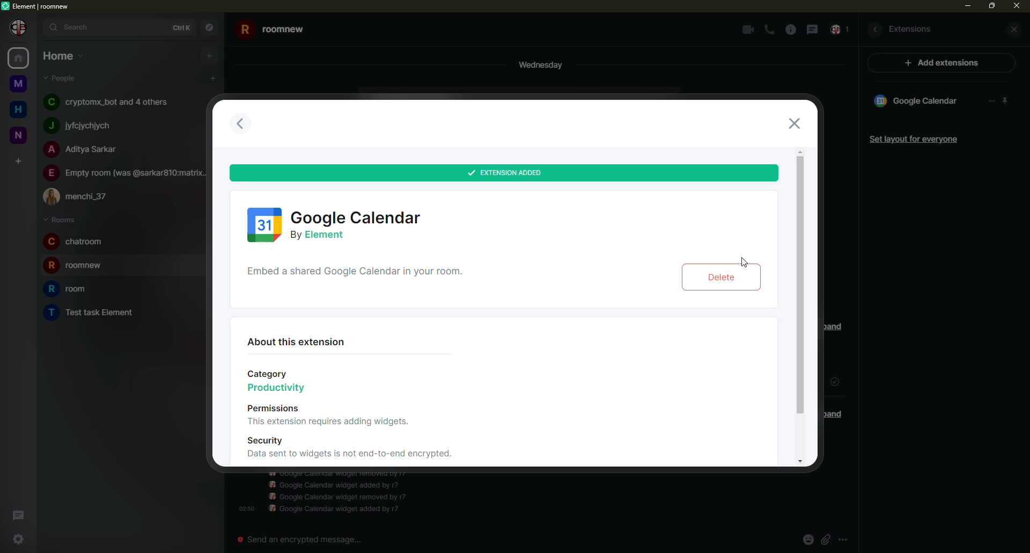 This screenshot has width=1030, height=553. What do you see at coordinates (78, 126) in the screenshot?
I see `people` at bounding box center [78, 126].